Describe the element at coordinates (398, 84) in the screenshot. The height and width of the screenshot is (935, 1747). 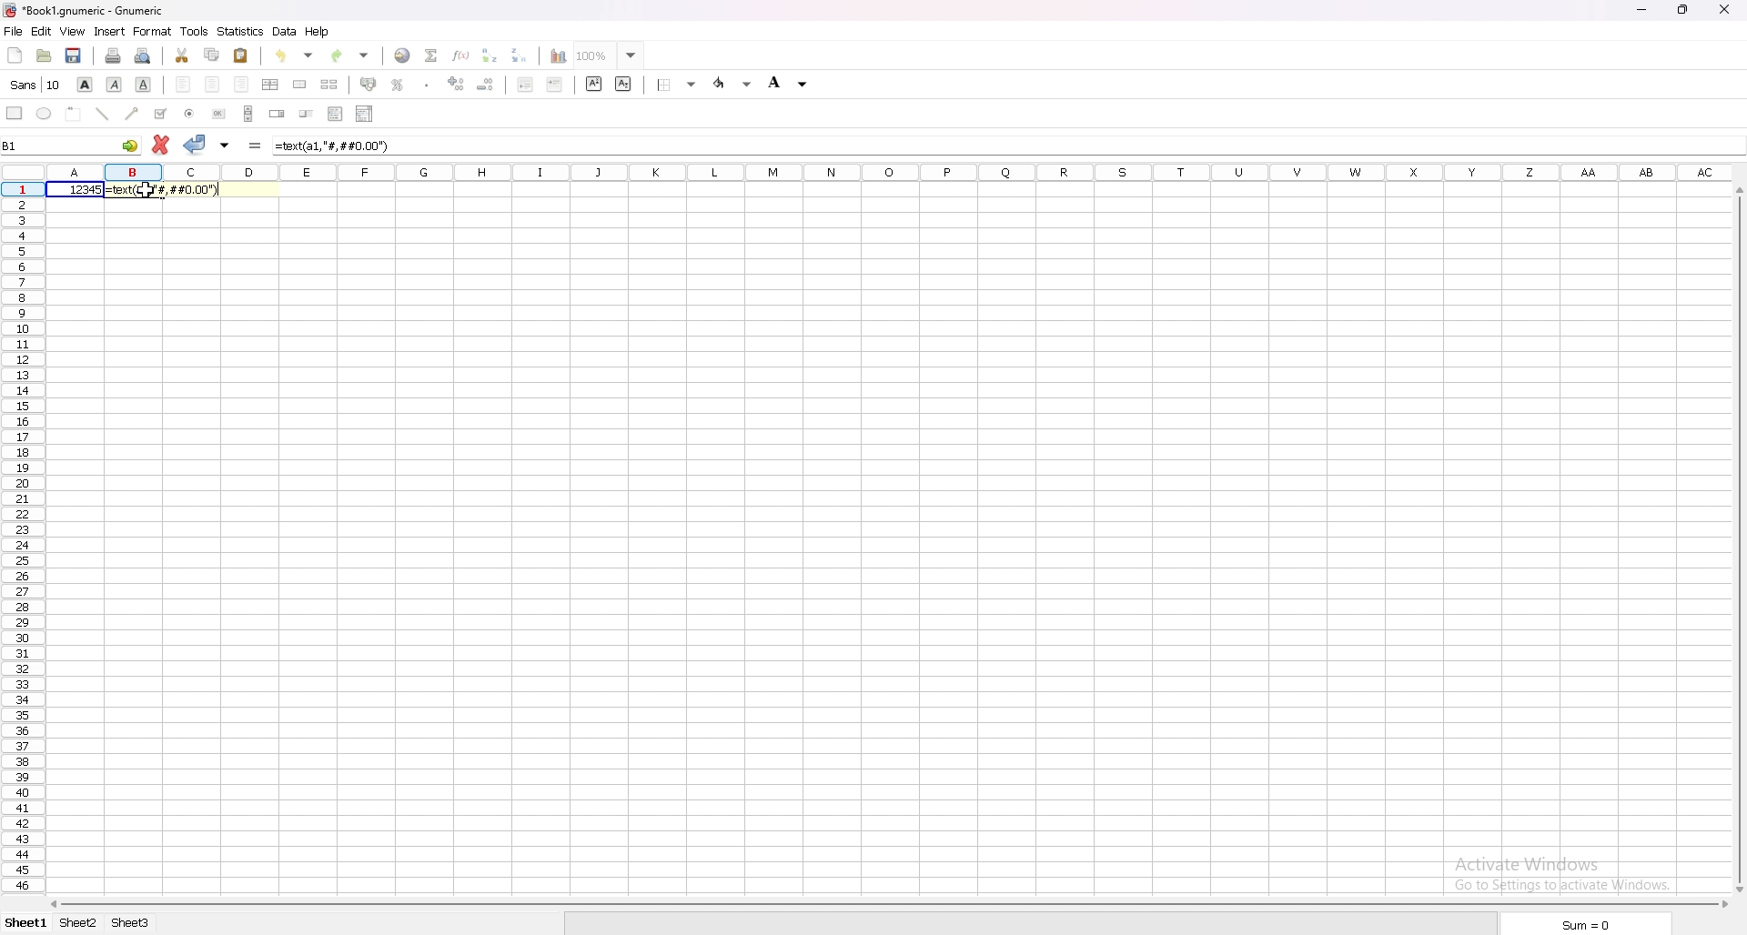
I see `percentage` at that location.